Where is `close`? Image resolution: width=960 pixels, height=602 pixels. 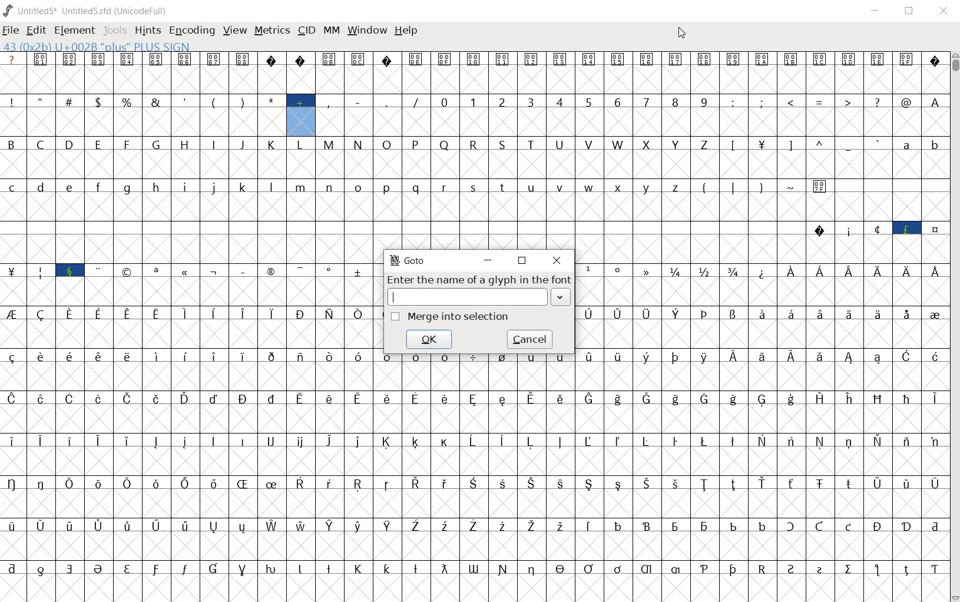 close is located at coordinates (944, 12).